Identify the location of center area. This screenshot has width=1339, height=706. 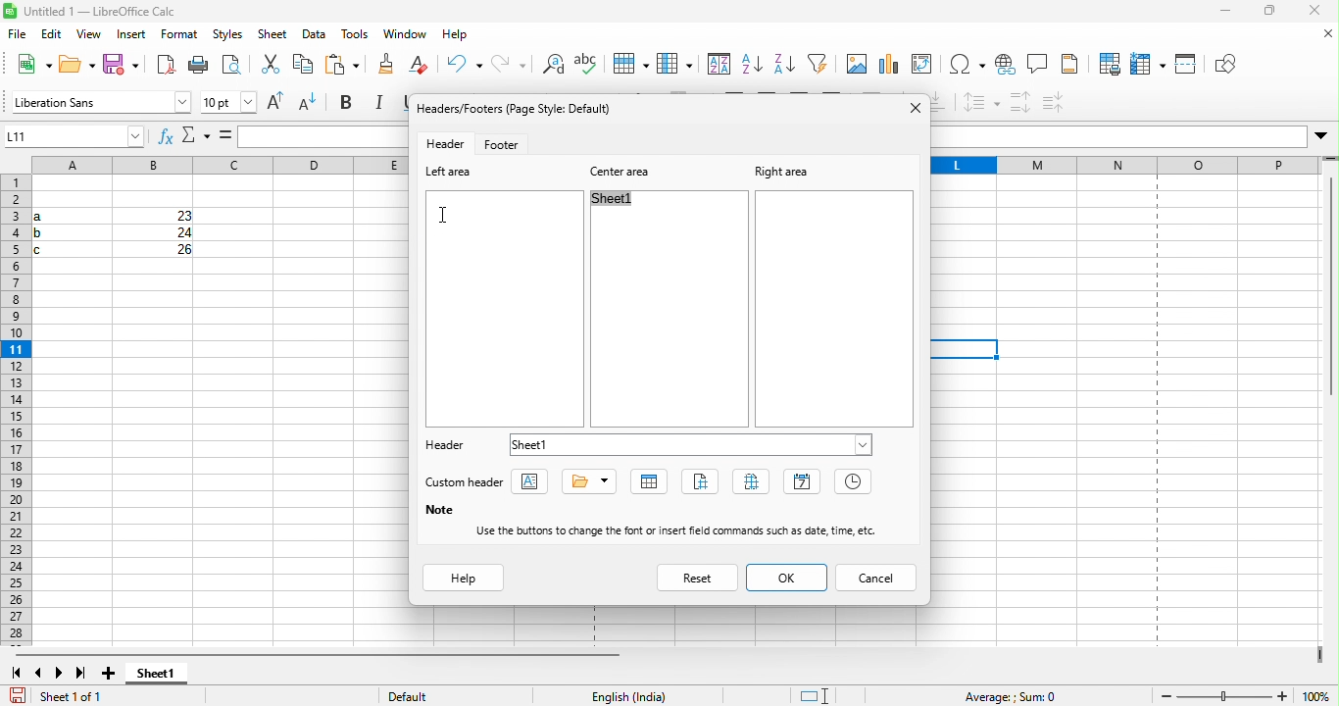
(624, 172).